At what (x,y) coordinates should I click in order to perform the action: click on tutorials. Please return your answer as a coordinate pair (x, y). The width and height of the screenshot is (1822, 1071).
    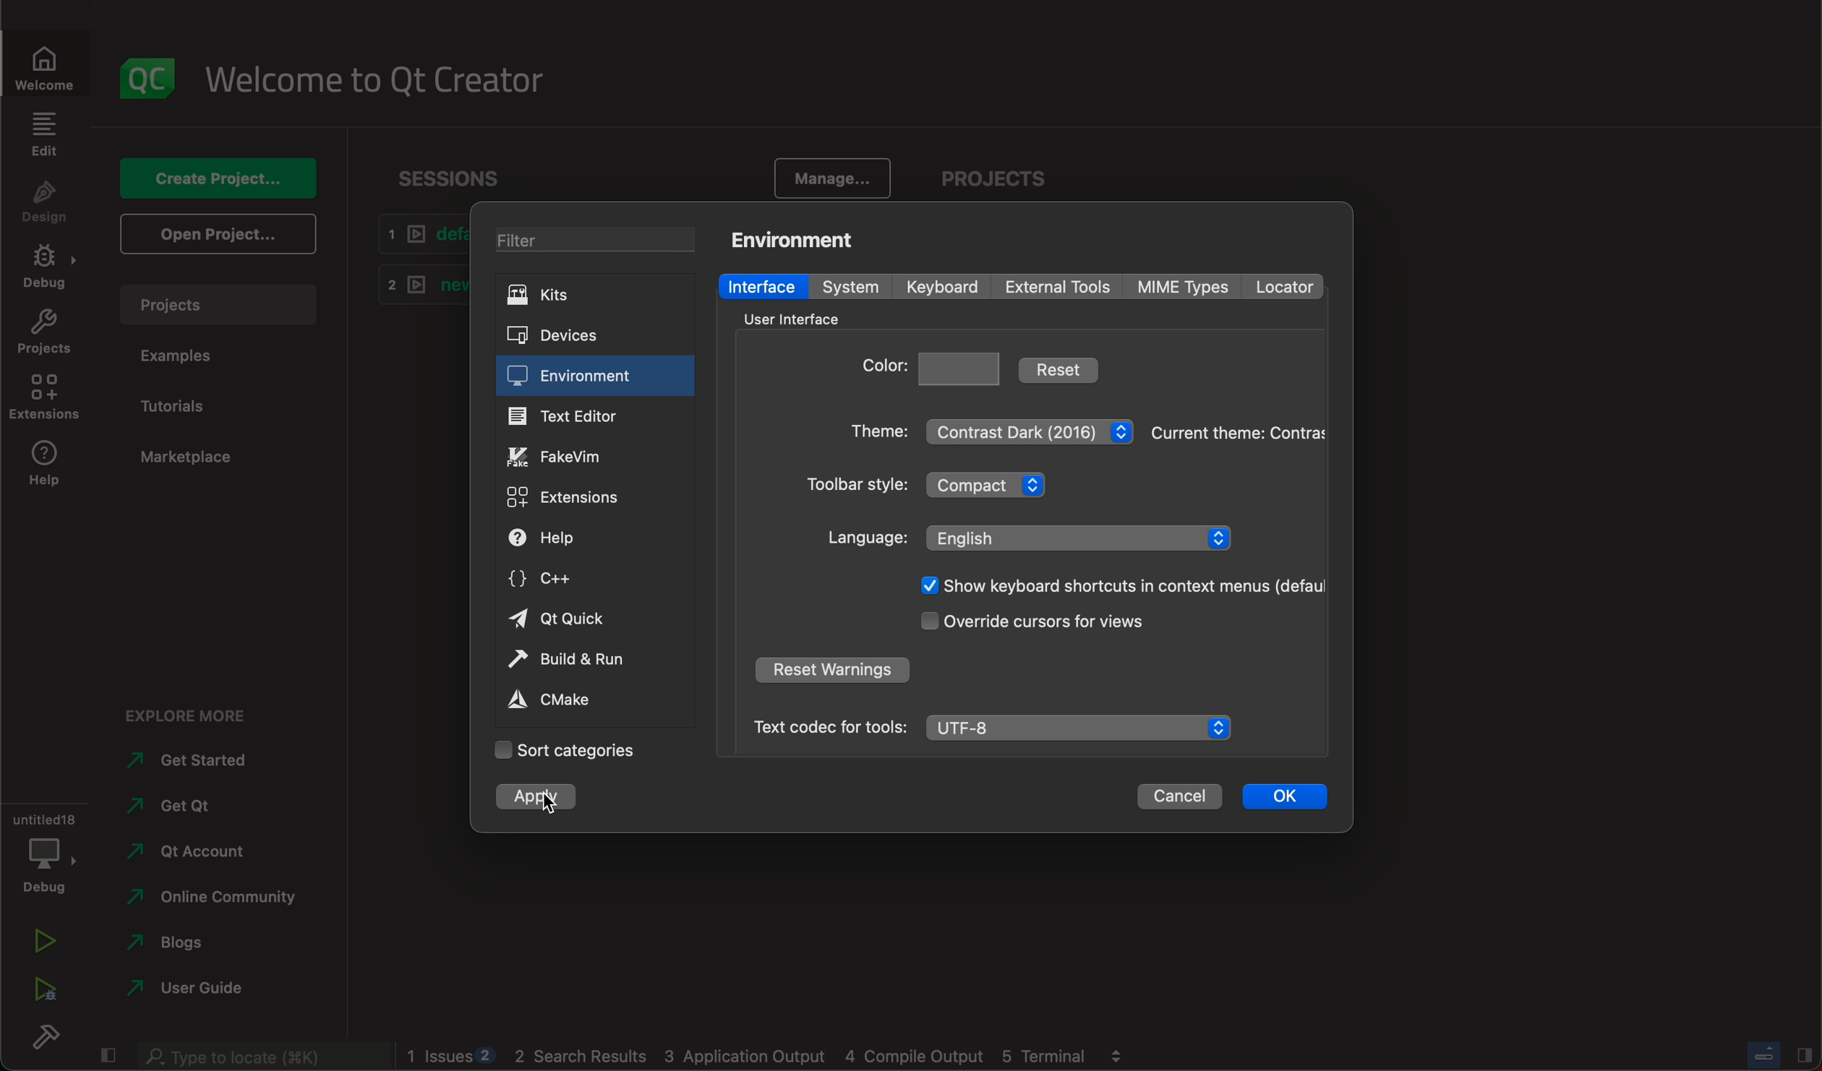
    Looking at the image, I should click on (183, 408).